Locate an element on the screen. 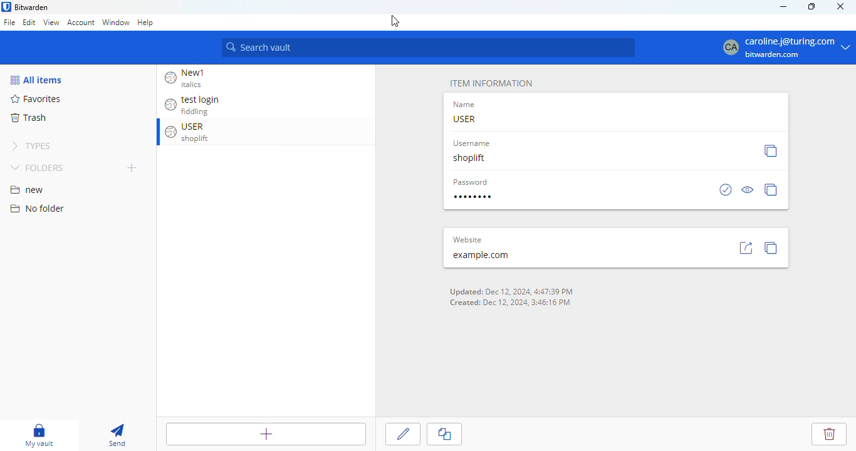 This screenshot has height=451, width=856. no folder is located at coordinates (36, 209).